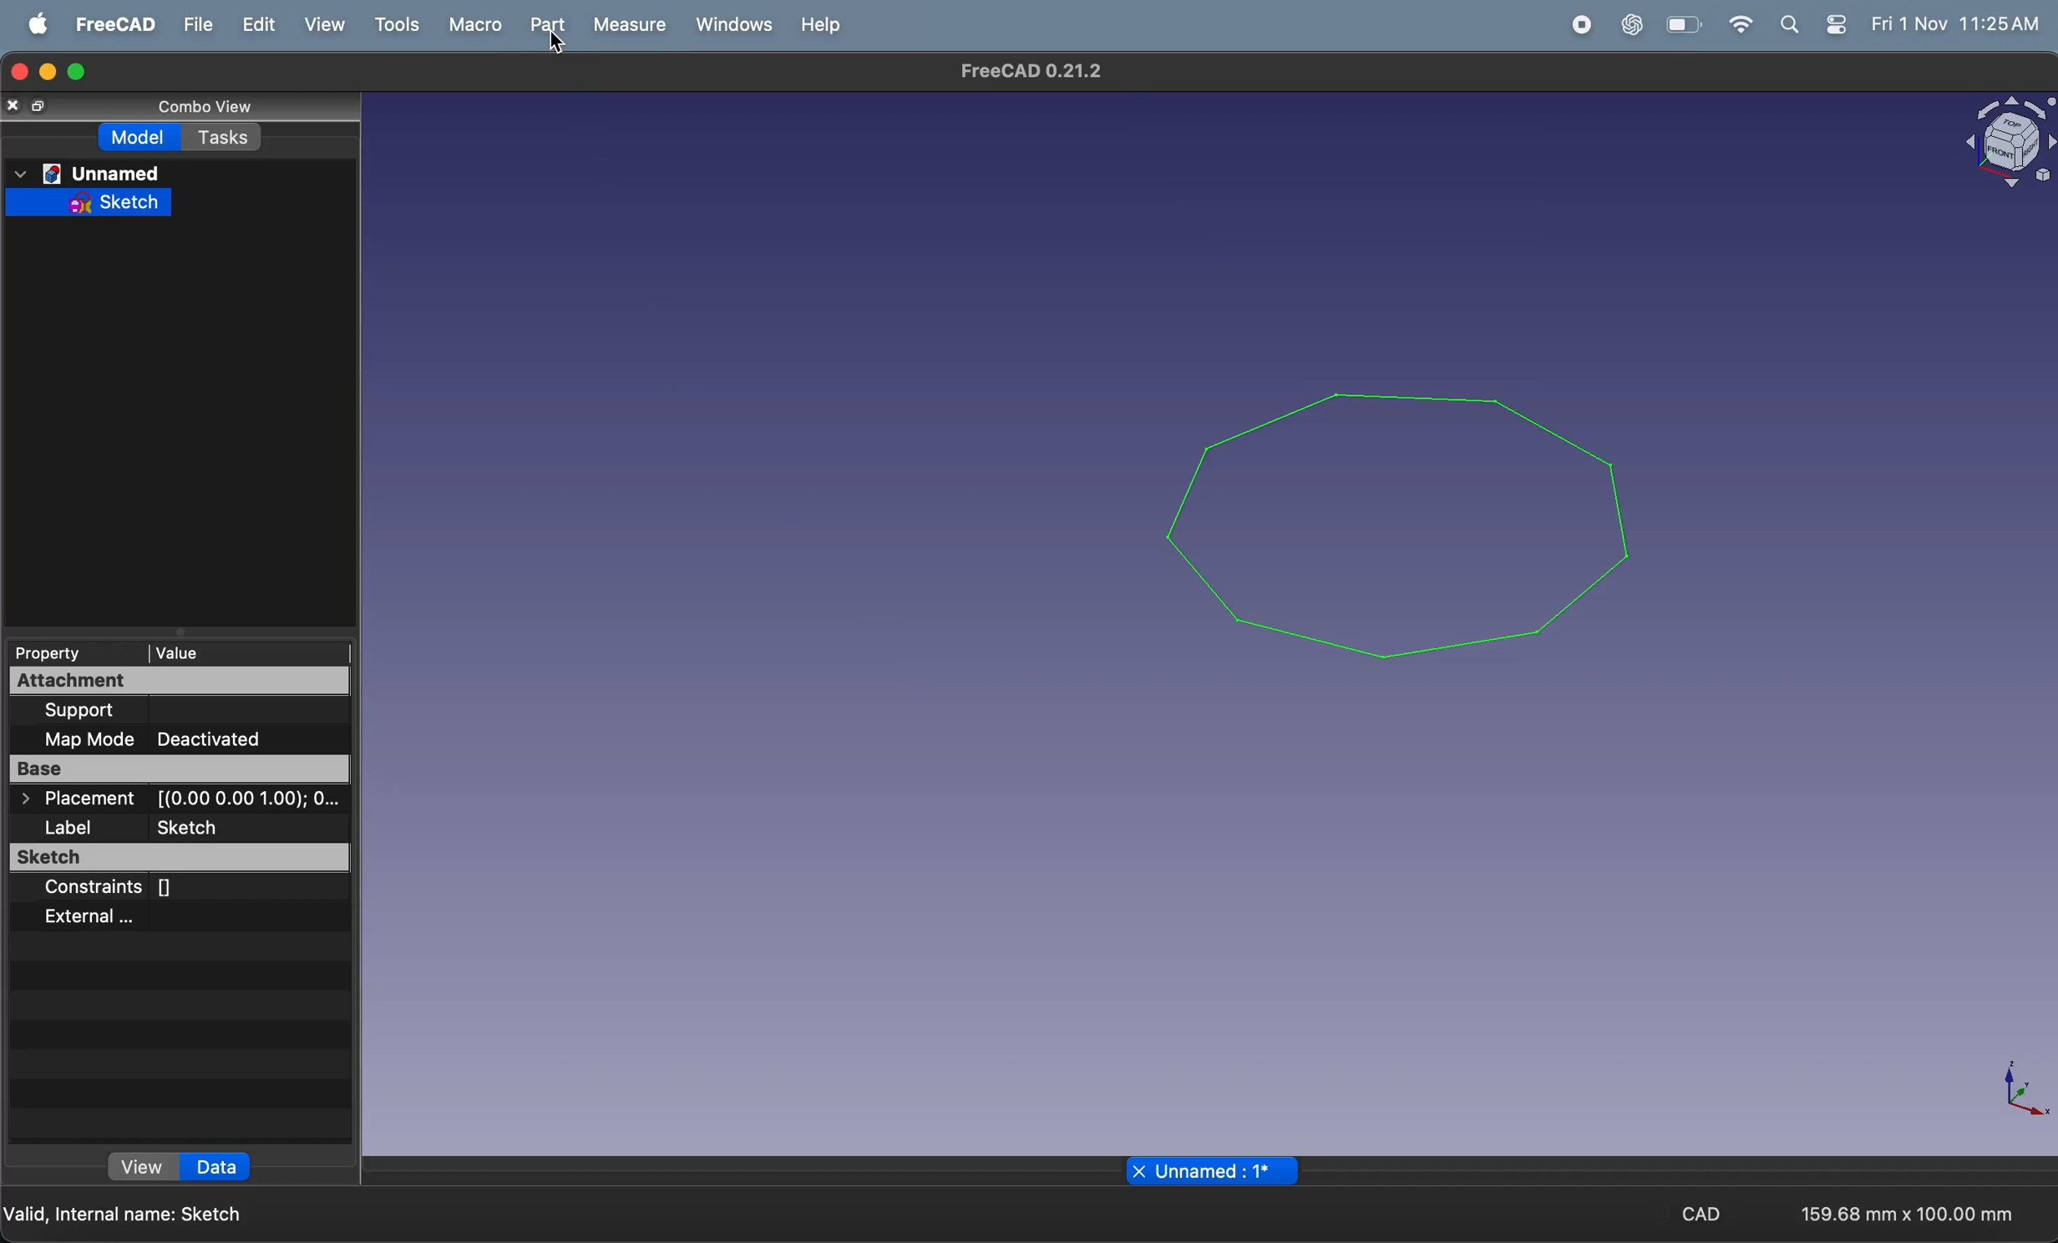 This screenshot has width=2058, height=1243. Describe the element at coordinates (218, 1168) in the screenshot. I see `data` at that location.